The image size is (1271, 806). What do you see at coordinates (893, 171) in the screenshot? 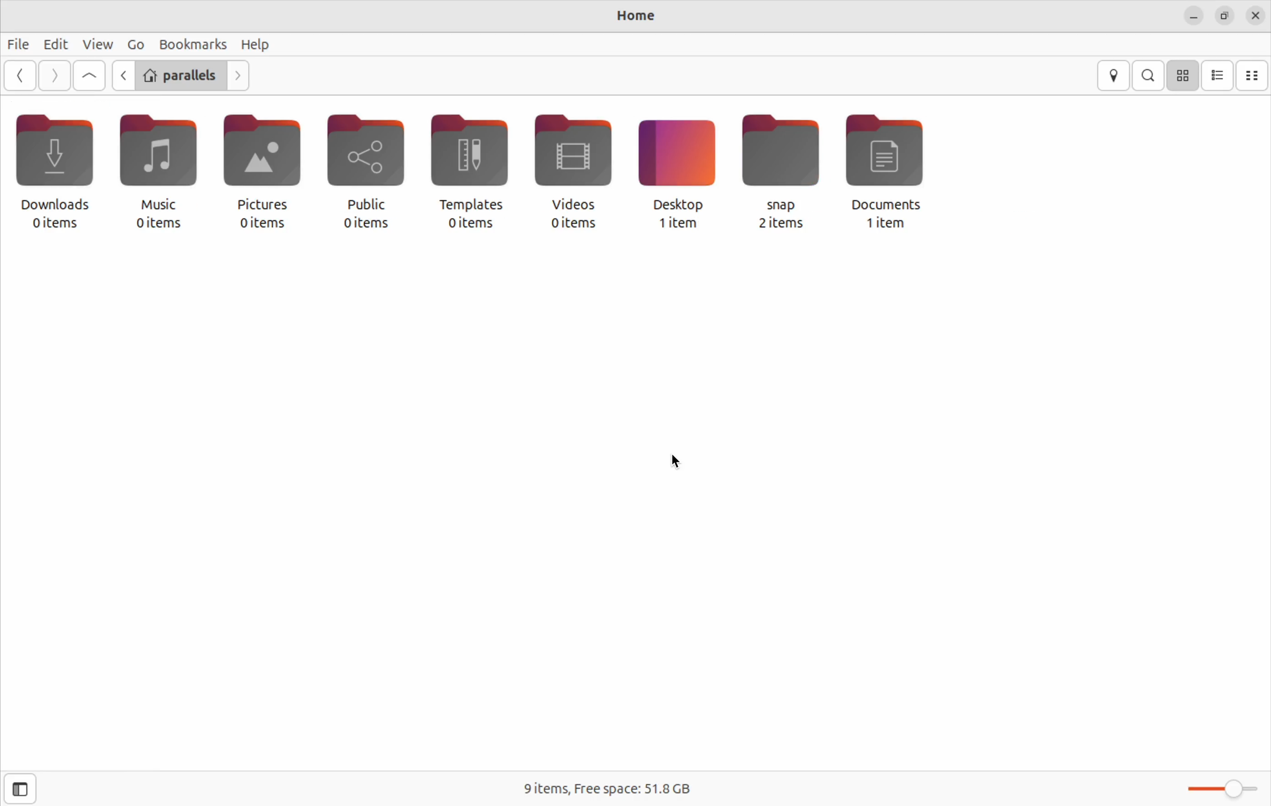
I see `Documents 1 item` at bounding box center [893, 171].